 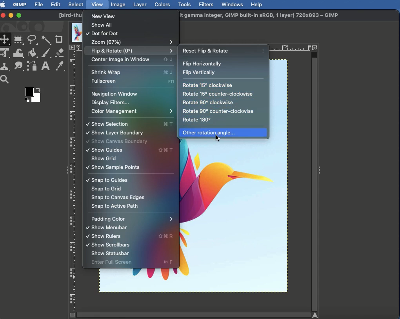 What do you see at coordinates (128, 51) in the screenshot?
I see `Fil and rotate` at bounding box center [128, 51].